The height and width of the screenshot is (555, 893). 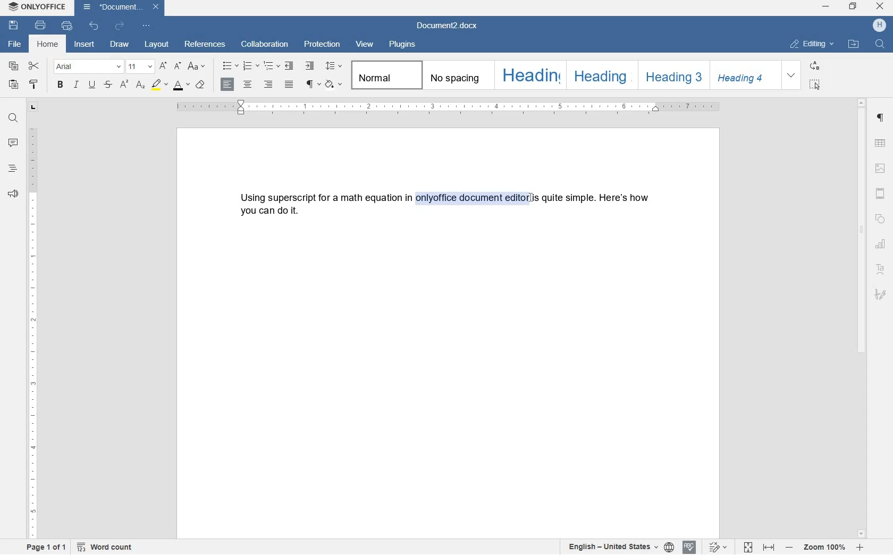 I want to click on spell check, so click(x=688, y=548).